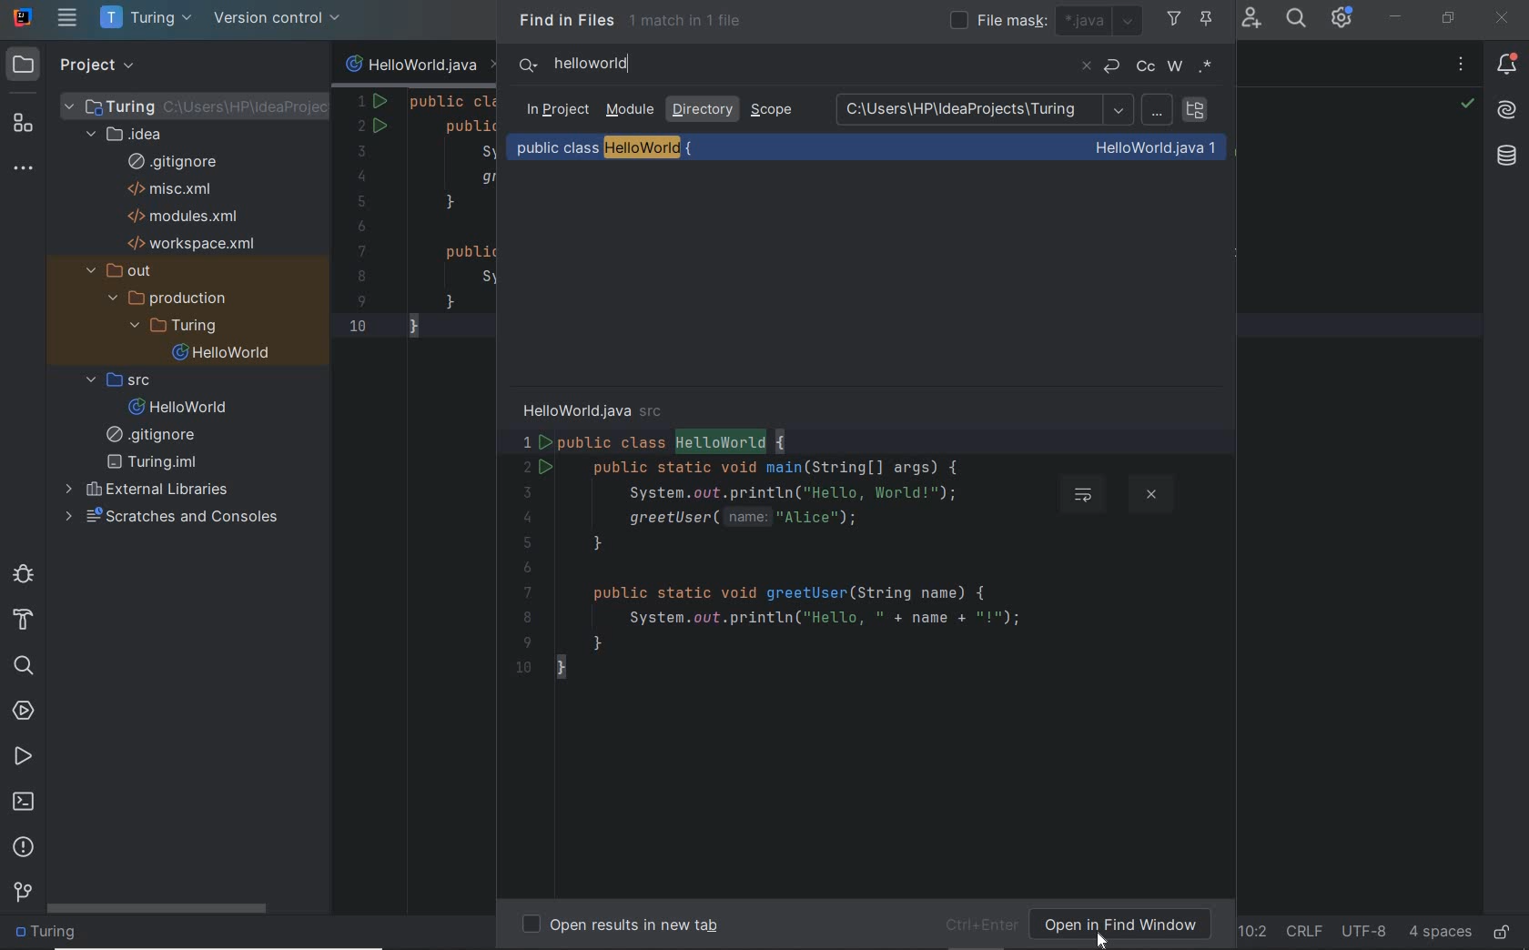  I want to click on workspace.xml, so click(197, 243).